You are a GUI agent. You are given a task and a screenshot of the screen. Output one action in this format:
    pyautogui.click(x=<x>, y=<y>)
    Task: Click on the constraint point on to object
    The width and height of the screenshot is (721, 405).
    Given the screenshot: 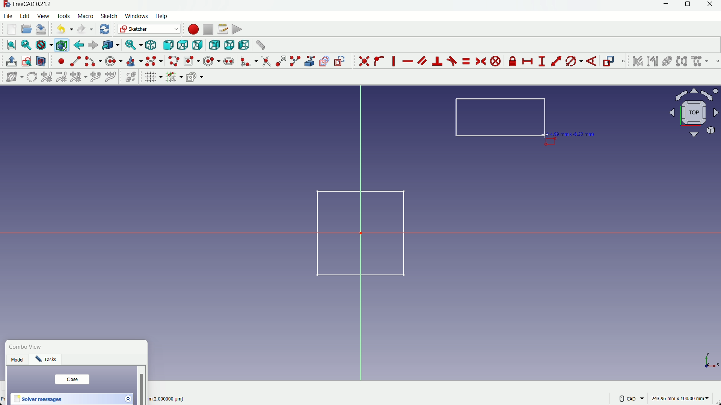 What is the action you would take?
    pyautogui.click(x=380, y=61)
    